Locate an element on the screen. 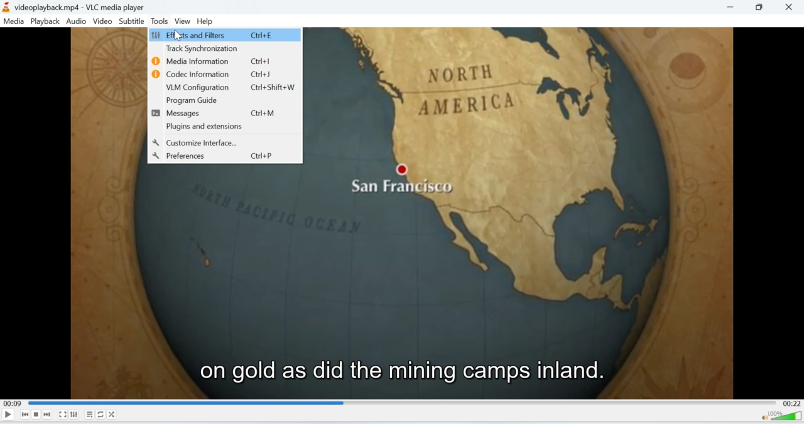 The height and width of the screenshot is (424, 804). Track Synchronization is located at coordinates (205, 48).